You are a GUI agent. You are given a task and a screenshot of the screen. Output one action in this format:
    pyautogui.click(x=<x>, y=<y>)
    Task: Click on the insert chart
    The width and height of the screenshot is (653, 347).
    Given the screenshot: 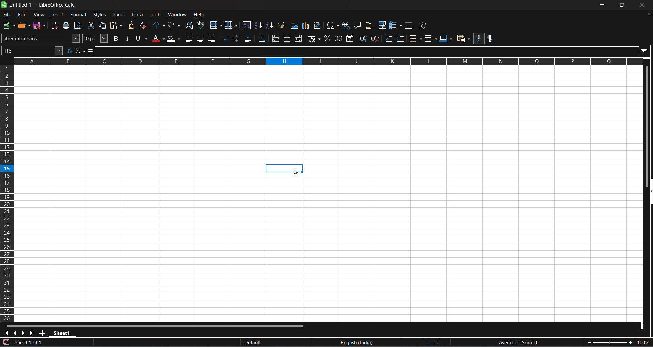 What is the action you would take?
    pyautogui.click(x=306, y=25)
    